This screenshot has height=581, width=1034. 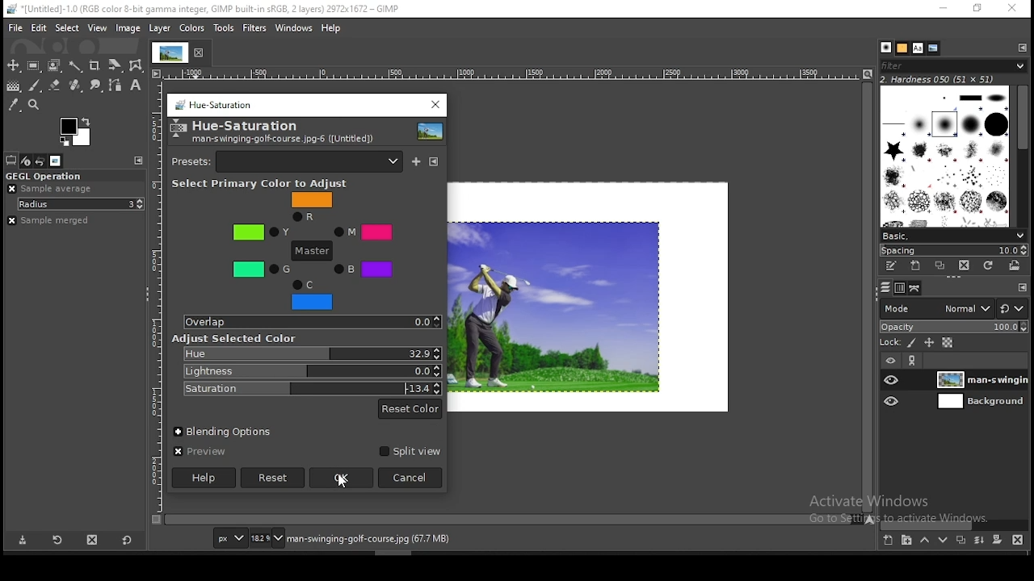 What do you see at coordinates (34, 66) in the screenshot?
I see `rectangular selection tool` at bounding box center [34, 66].